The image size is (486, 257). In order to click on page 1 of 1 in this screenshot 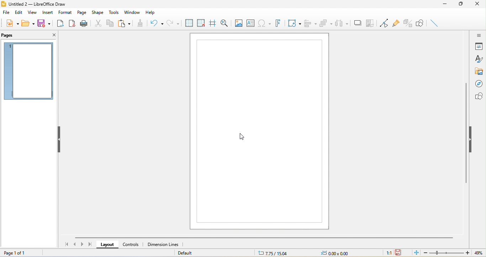, I will do `click(22, 253)`.